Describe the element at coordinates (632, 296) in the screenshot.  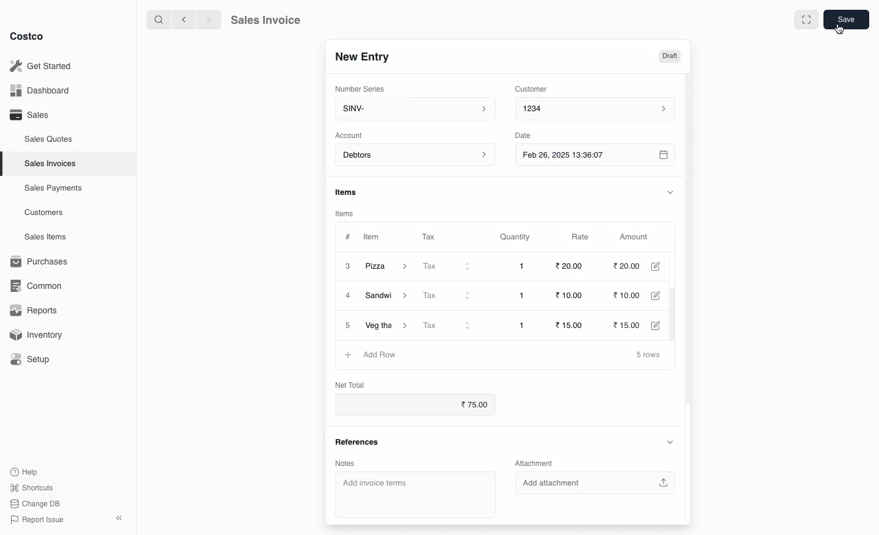
I see `10.00` at that location.